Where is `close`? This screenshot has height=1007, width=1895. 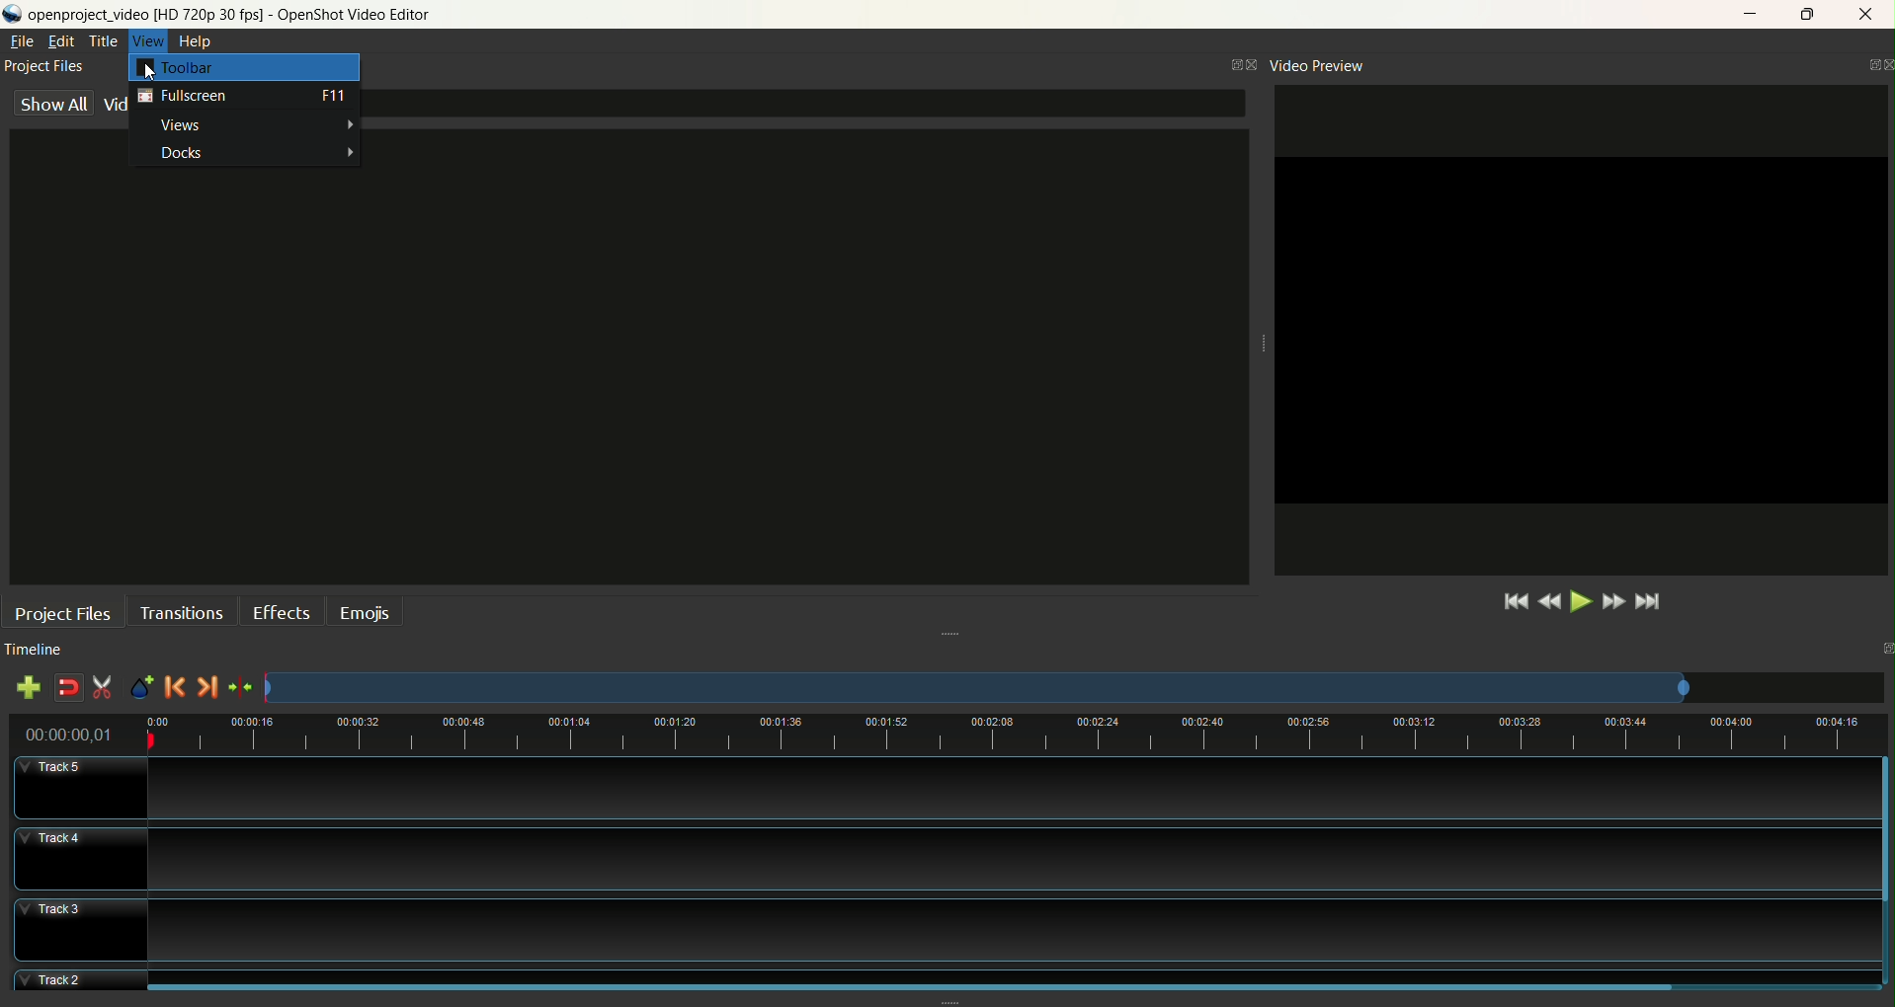 close is located at coordinates (1867, 16).